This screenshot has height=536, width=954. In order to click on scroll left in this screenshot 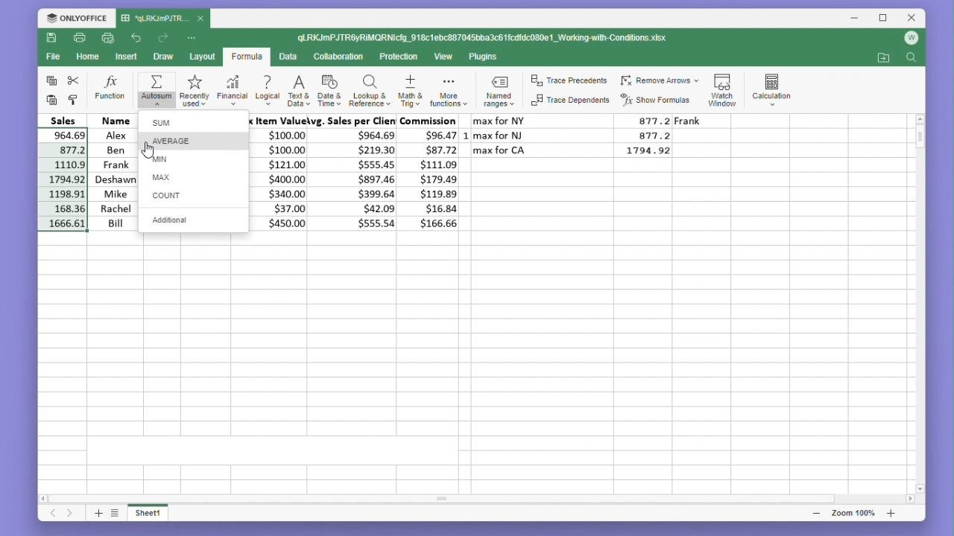, I will do `click(45, 500)`.